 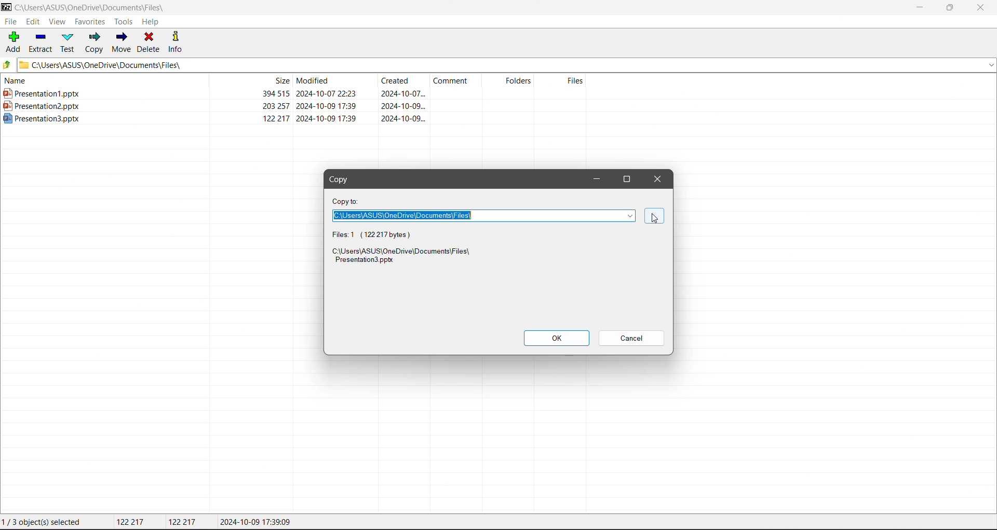 I want to click on Info, so click(x=177, y=43).